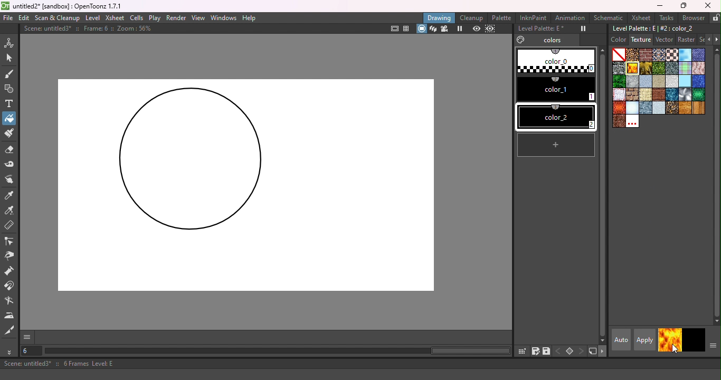 The image size is (721, 380). I want to click on Brickwork.bmp, so click(646, 54).